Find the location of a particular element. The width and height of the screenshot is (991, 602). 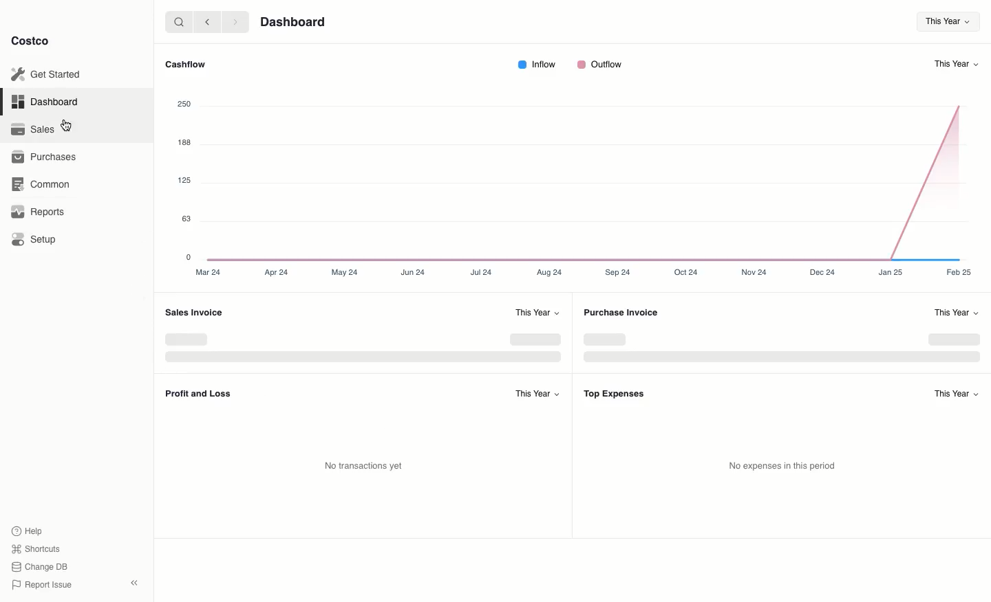

Sales is located at coordinates (32, 129).